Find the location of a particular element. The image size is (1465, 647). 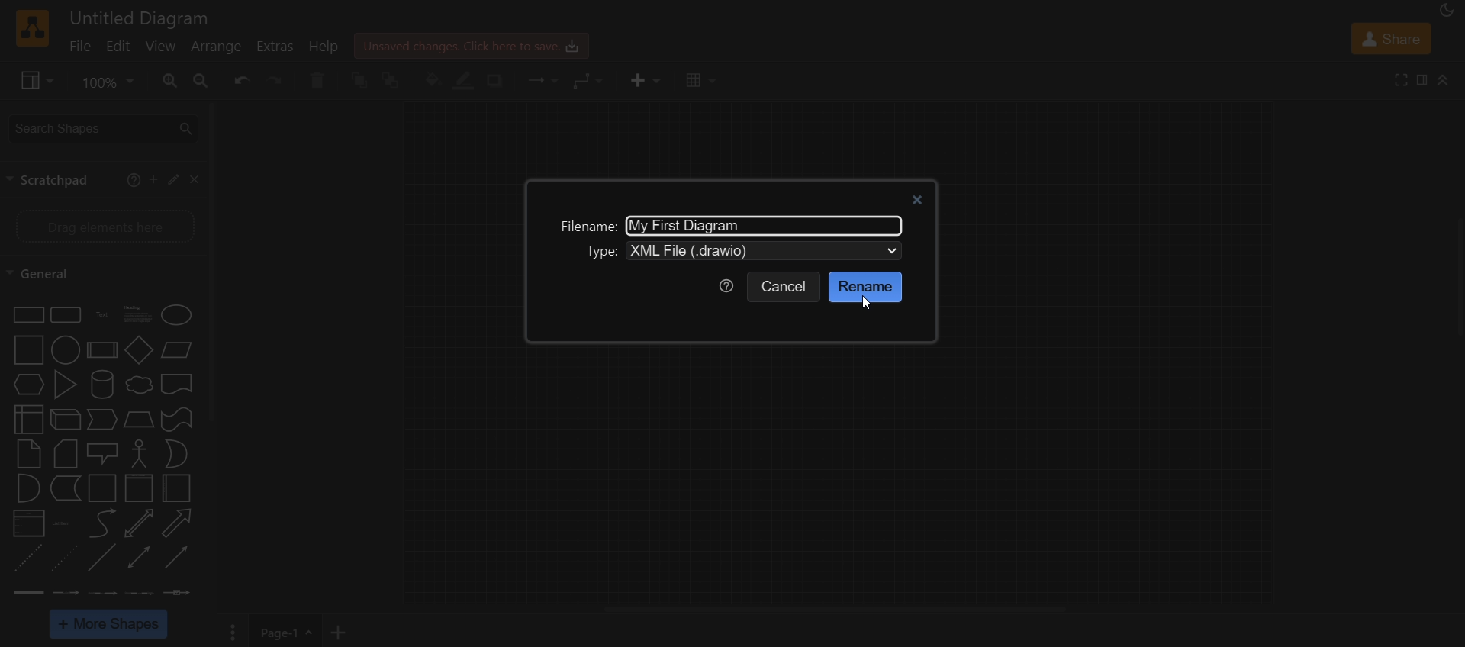

pages is located at coordinates (231, 633).